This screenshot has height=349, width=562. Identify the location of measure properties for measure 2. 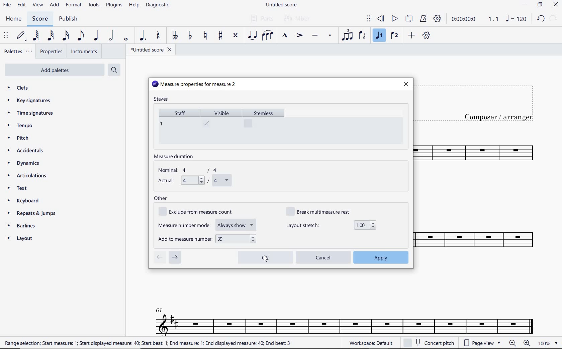
(194, 85).